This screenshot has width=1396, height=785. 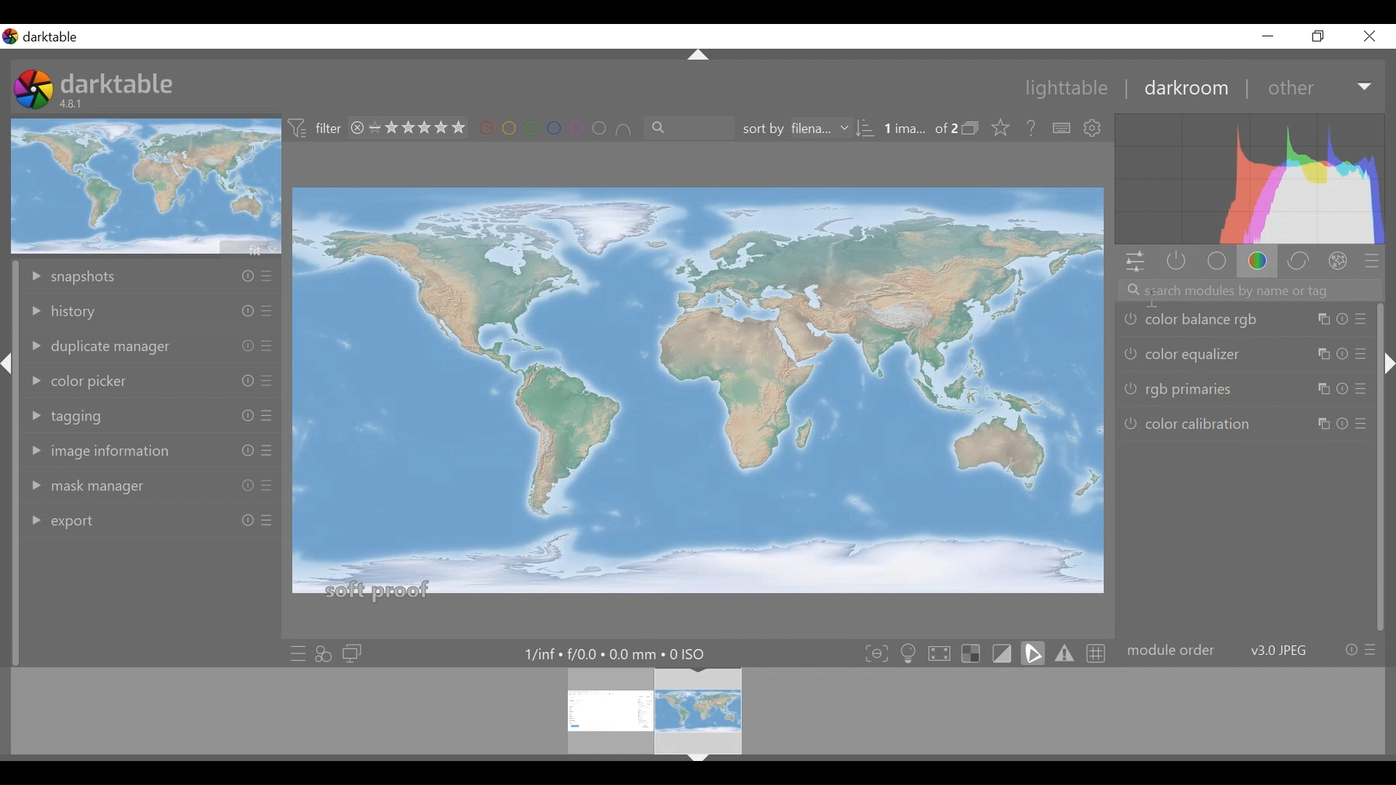 What do you see at coordinates (1184, 422) in the screenshot?
I see `color calibrations` at bounding box center [1184, 422].